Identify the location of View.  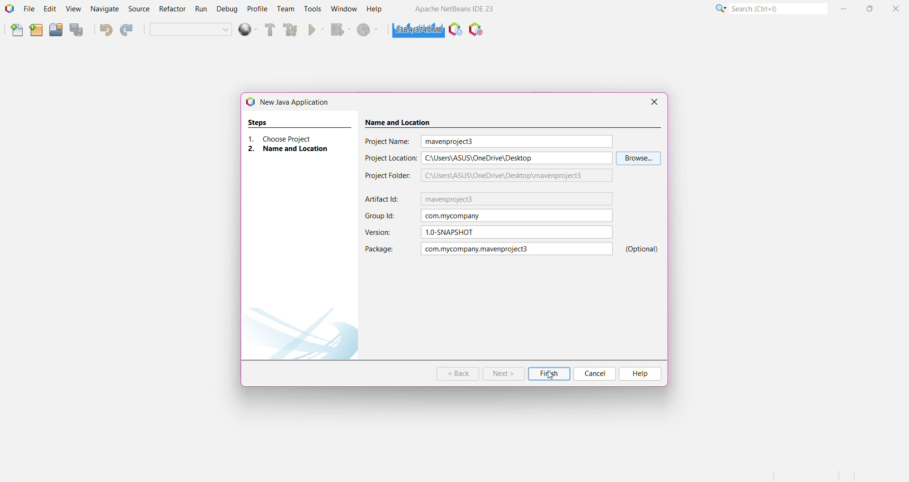
(73, 10).